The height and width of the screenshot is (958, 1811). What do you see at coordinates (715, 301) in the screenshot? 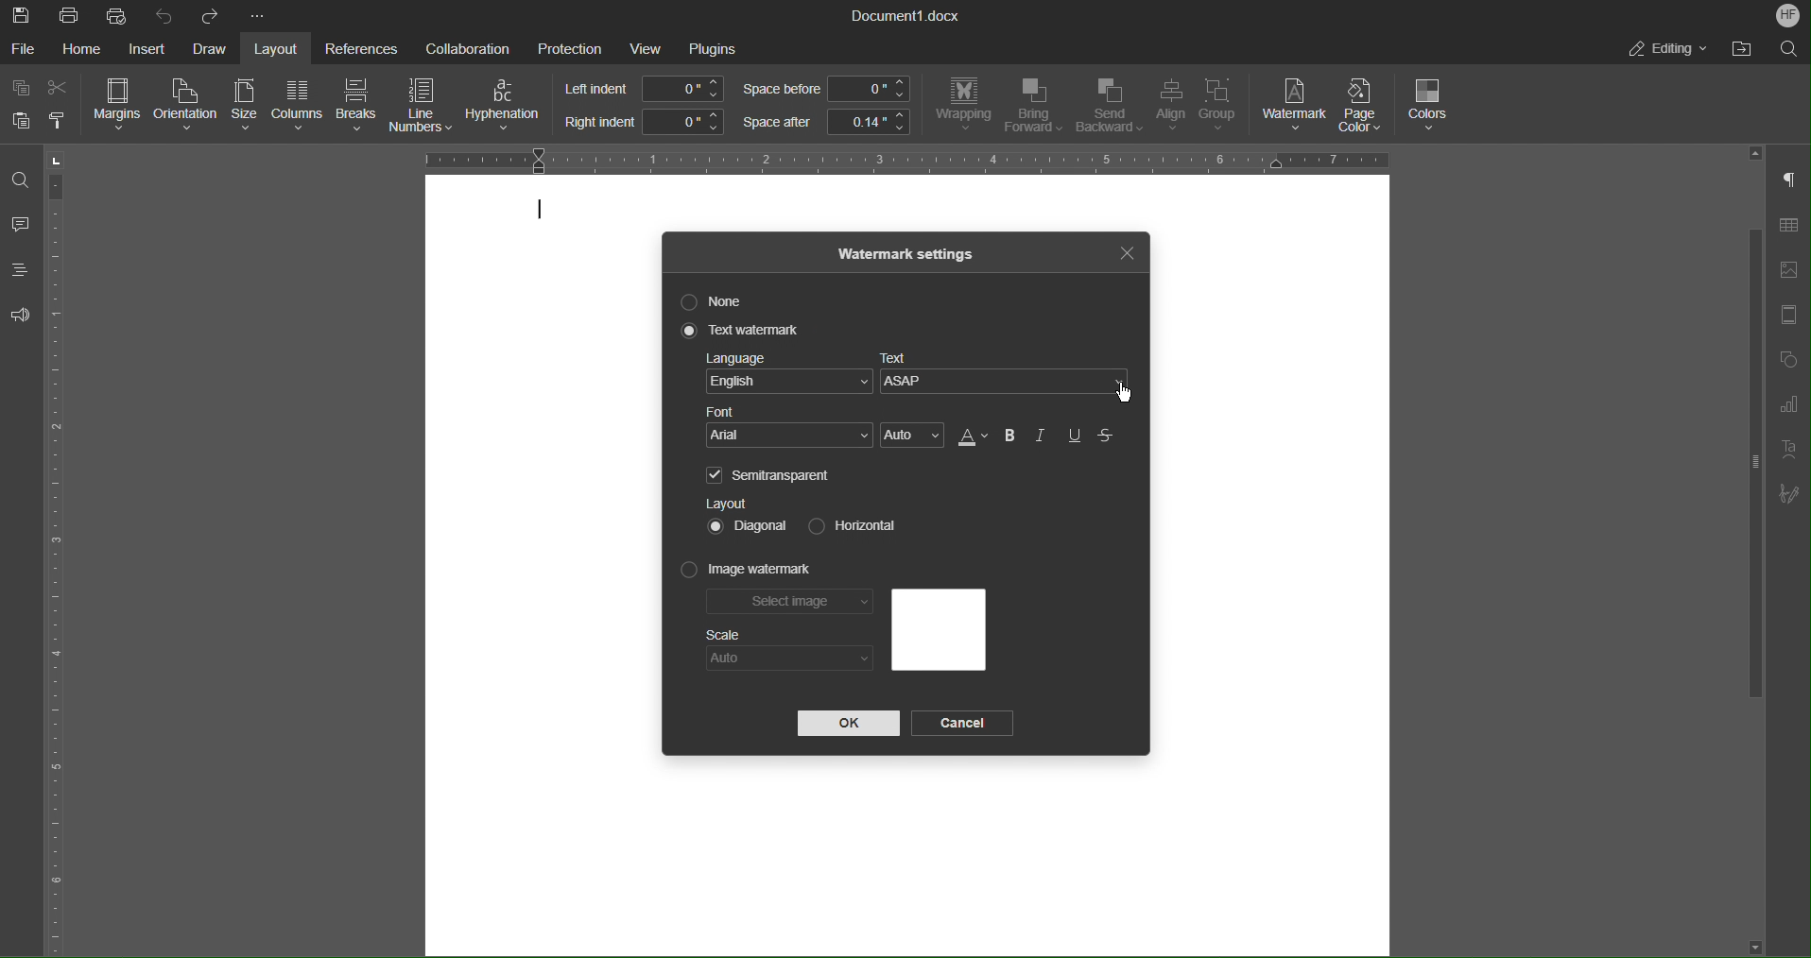
I see `None` at bounding box center [715, 301].